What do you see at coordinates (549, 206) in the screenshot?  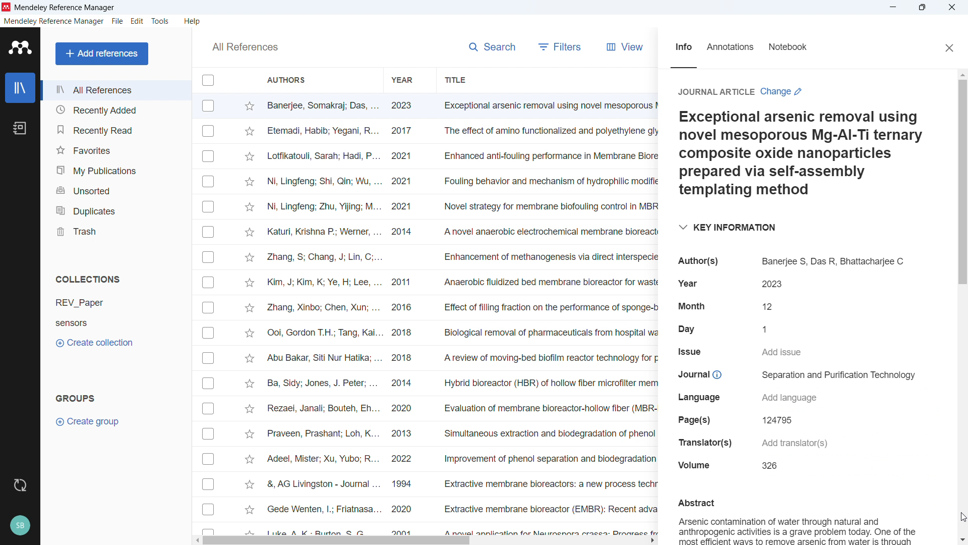 I see `novel strategy for membrane biofouling control in mbr with cds mil-101 mo` at bounding box center [549, 206].